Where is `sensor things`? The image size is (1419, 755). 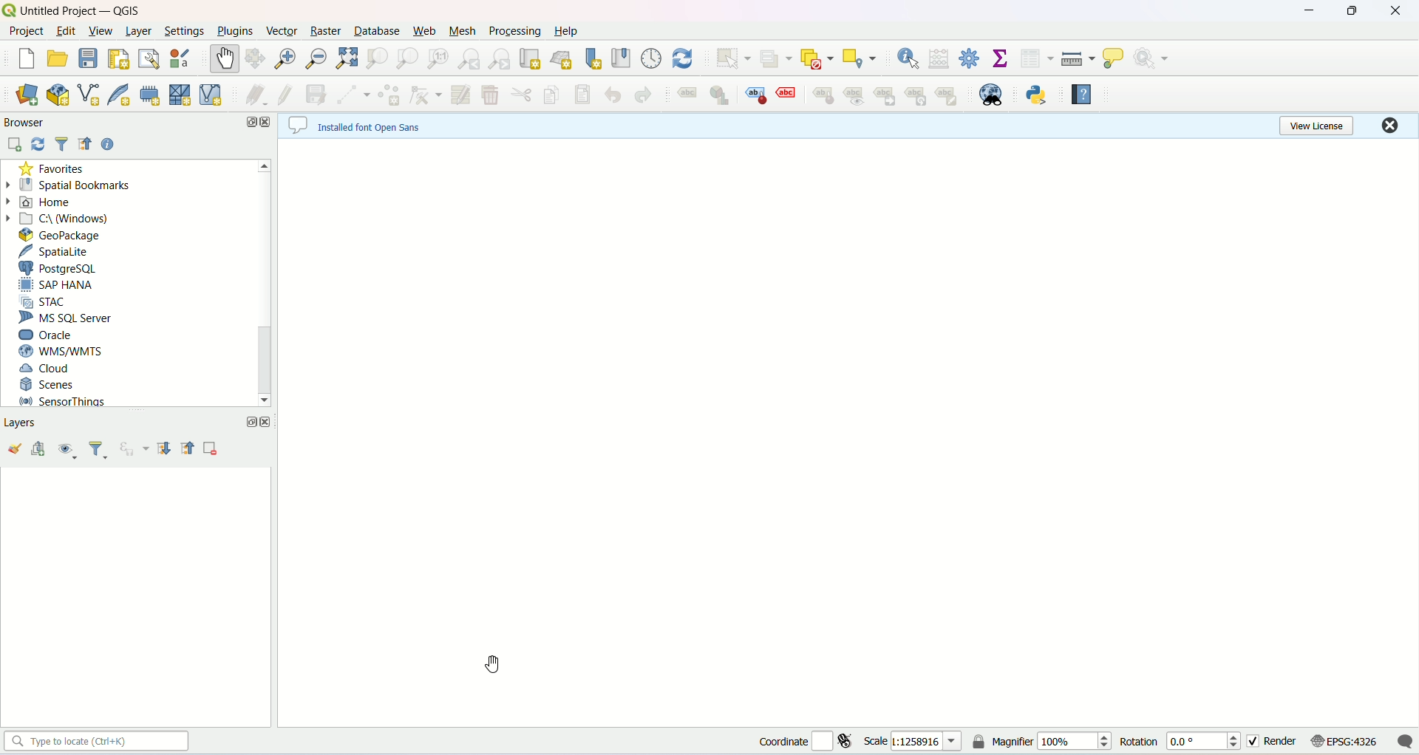 sensor things is located at coordinates (63, 401).